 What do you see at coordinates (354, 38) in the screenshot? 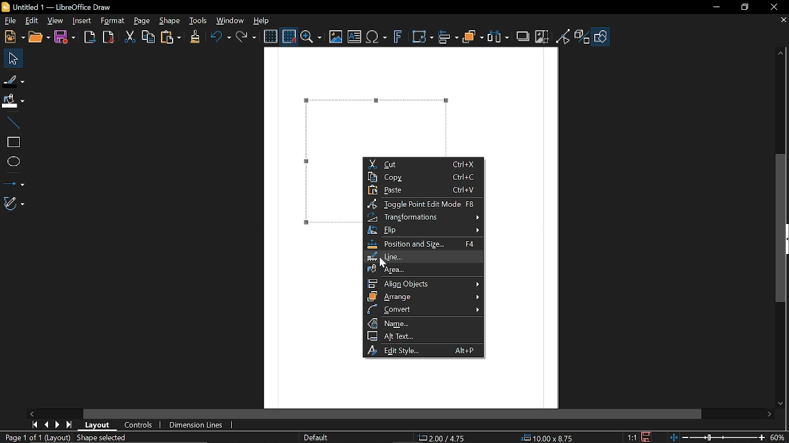
I see `insert text` at bounding box center [354, 38].